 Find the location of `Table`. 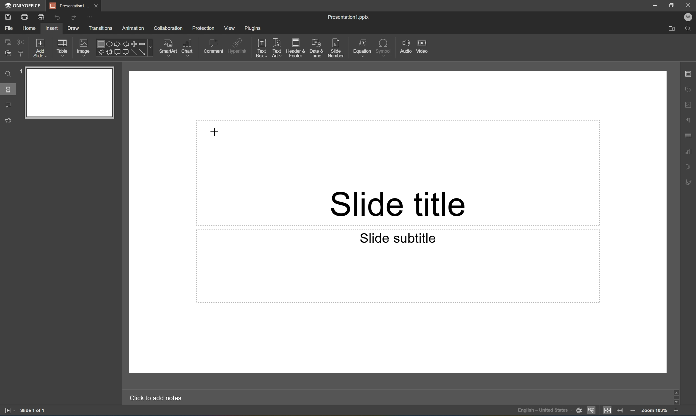

Table is located at coordinates (62, 47).